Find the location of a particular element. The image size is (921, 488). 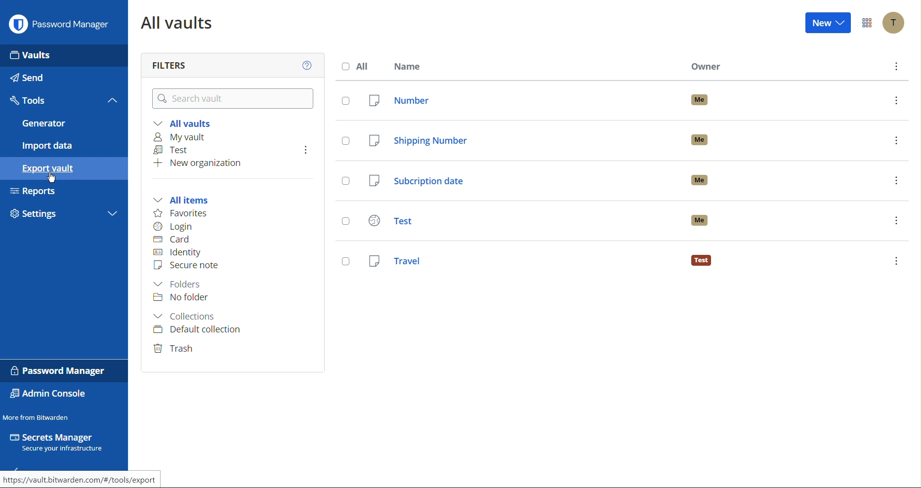

My vault is located at coordinates (184, 138).